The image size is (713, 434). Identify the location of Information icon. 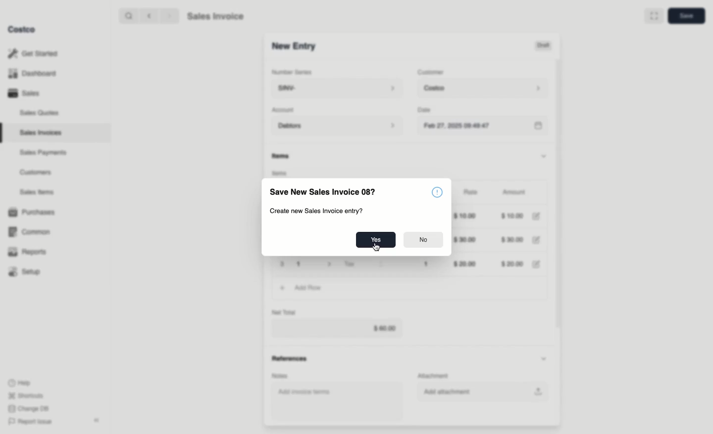
(436, 192).